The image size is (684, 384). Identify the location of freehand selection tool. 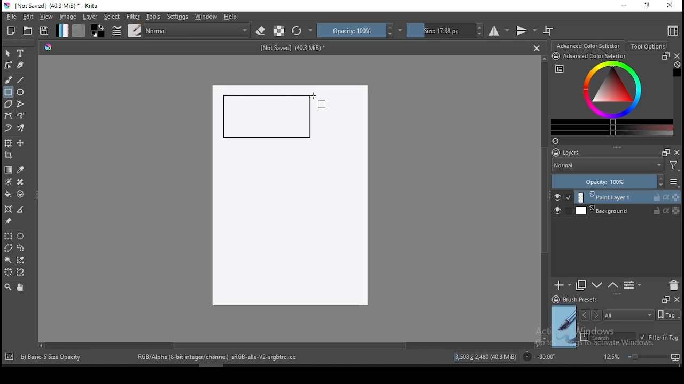
(21, 248).